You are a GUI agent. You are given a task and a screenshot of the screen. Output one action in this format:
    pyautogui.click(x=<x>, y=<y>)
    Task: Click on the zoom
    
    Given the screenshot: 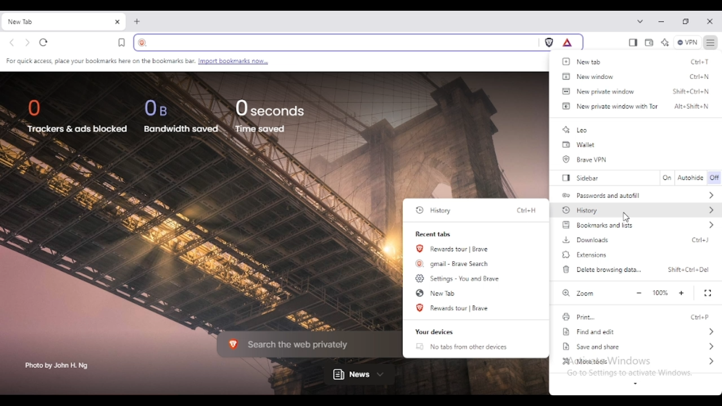 What is the action you would take?
    pyautogui.click(x=577, y=293)
    